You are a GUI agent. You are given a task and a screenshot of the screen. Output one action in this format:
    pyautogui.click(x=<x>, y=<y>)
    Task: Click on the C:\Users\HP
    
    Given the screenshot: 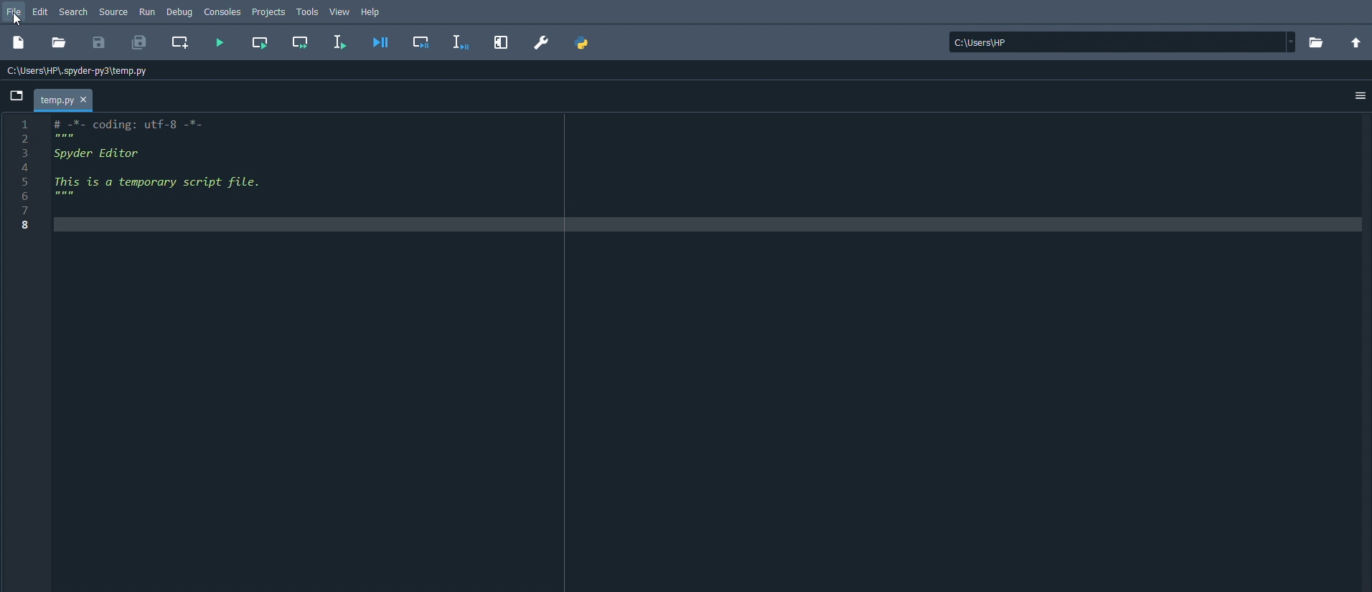 What is the action you would take?
    pyautogui.click(x=1122, y=42)
    